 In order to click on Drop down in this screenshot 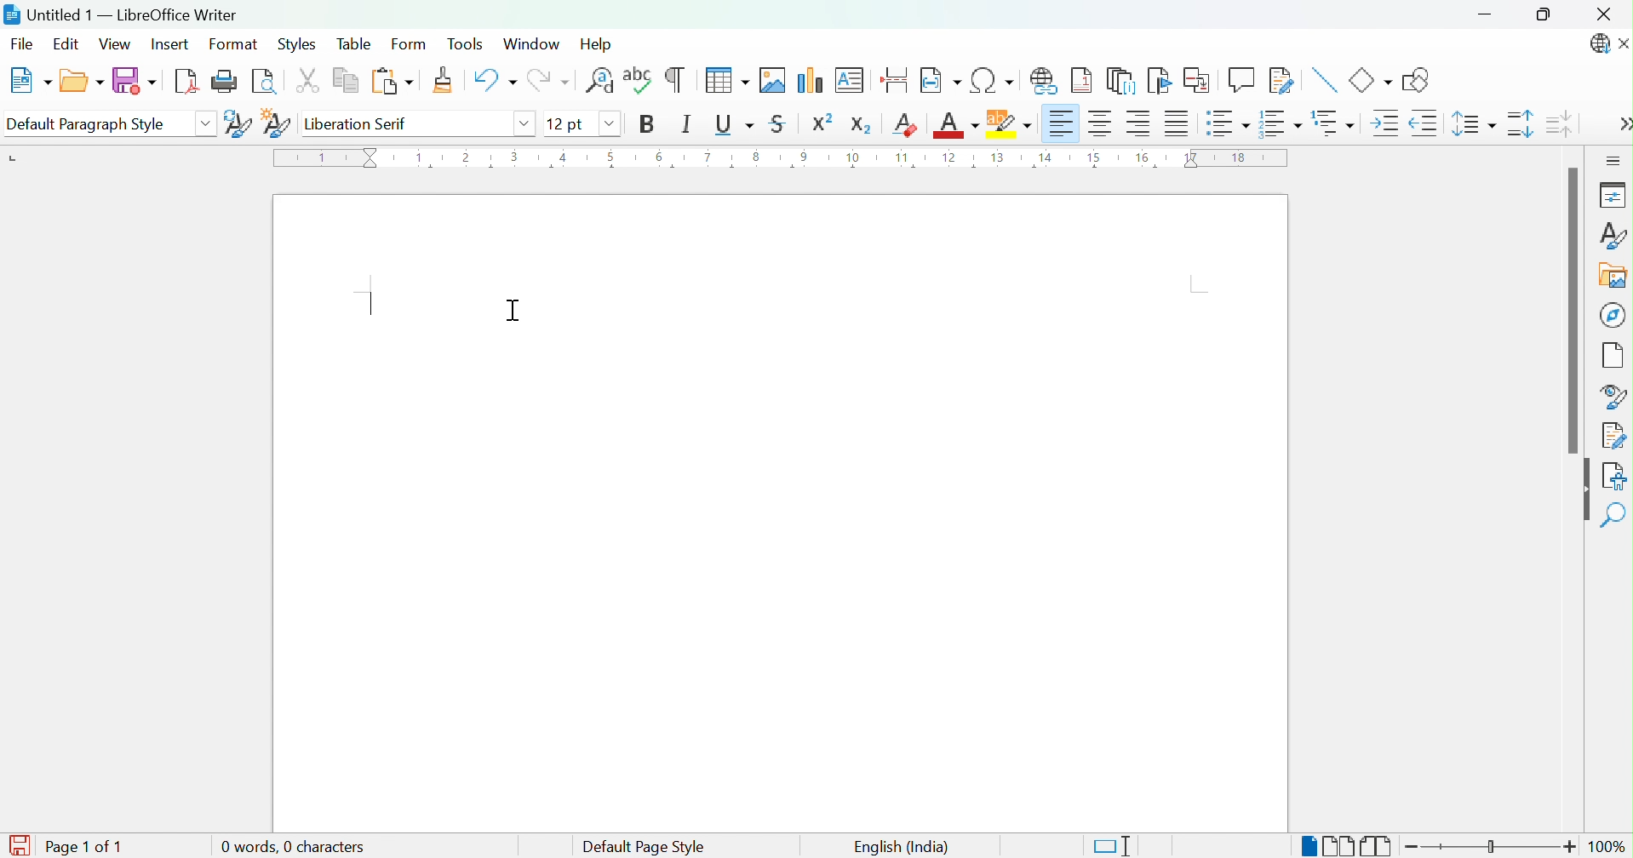, I will do `click(523, 123)`.